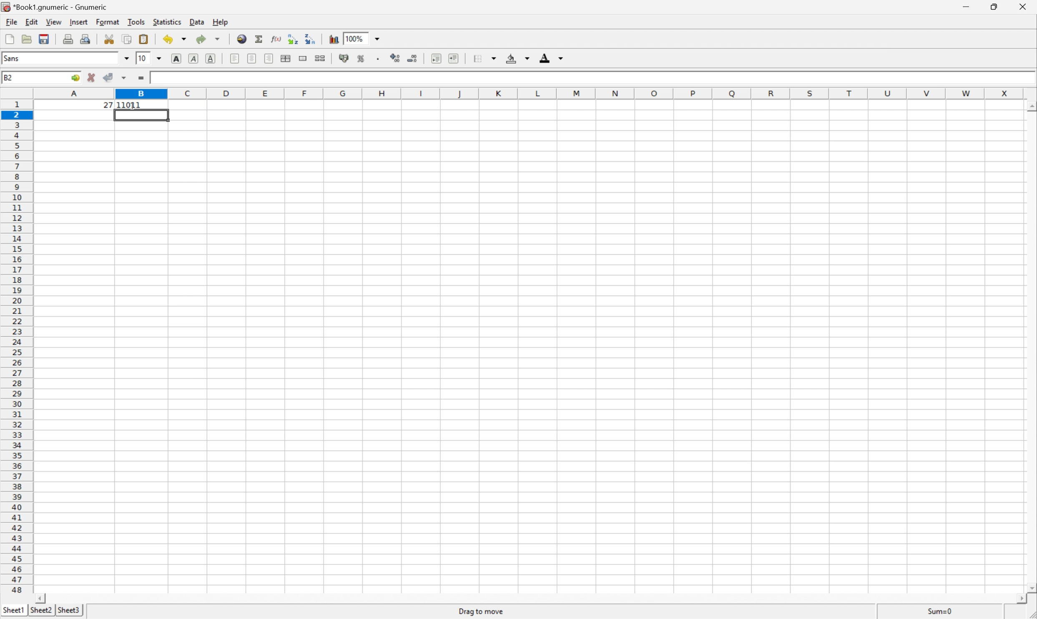  Describe the element at coordinates (412, 58) in the screenshot. I see `Decrease the decimals displayed` at that location.